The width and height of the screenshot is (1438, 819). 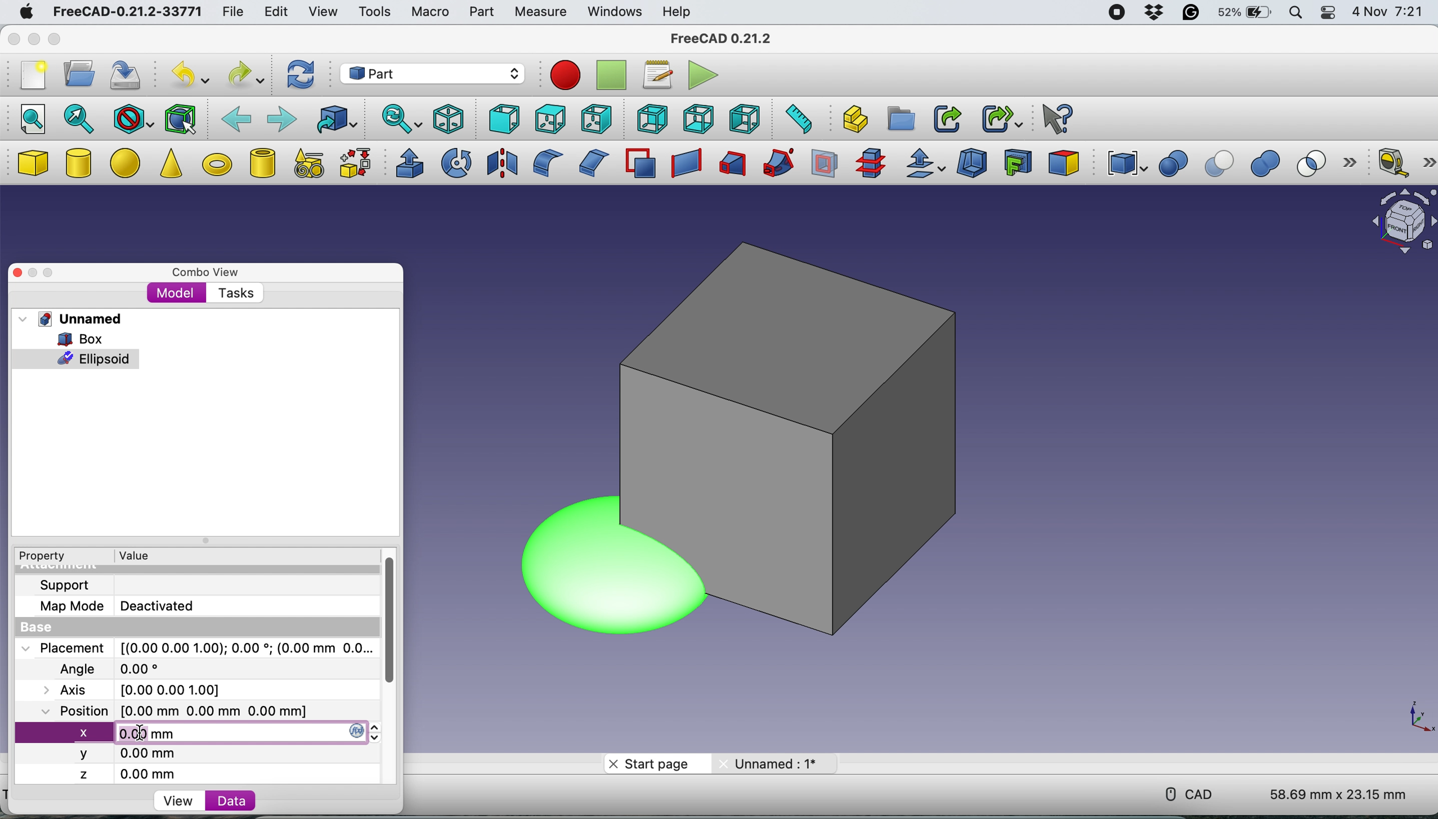 I want to click on FreeCAD 0.21.2, so click(x=722, y=38).